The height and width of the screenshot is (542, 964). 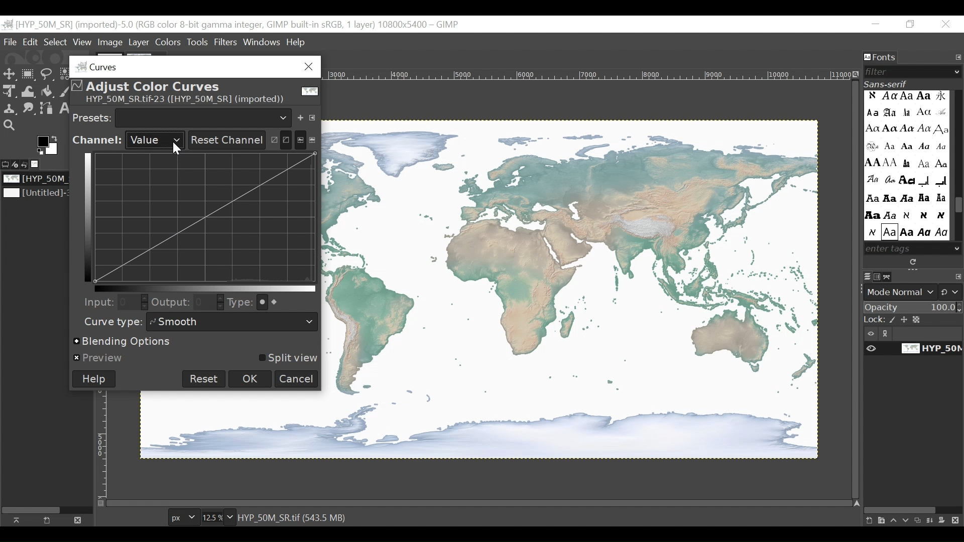 What do you see at coordinates (50, 145) in the screenshot?
I see `Active foreground/background` at bounding box center [50, 145].